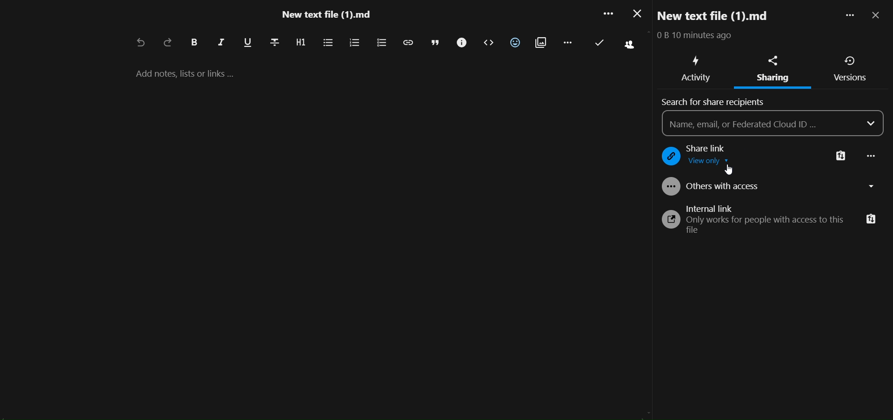  Describe the element at coordinates (850, 80) in the screenshot. I see `version` at that location.